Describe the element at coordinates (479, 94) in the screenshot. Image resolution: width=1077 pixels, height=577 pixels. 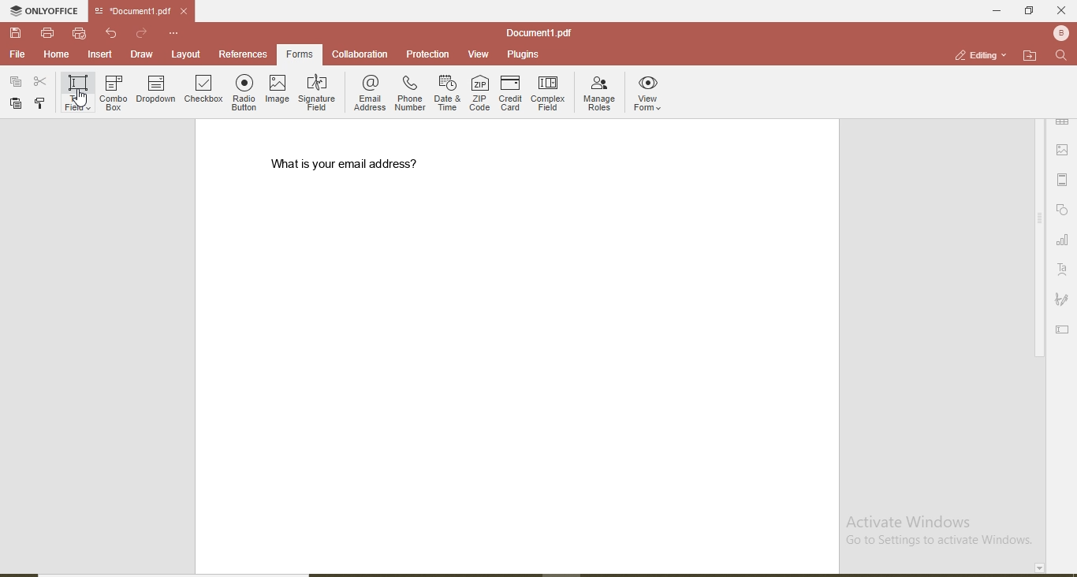
I see `ZIP code` at that location.